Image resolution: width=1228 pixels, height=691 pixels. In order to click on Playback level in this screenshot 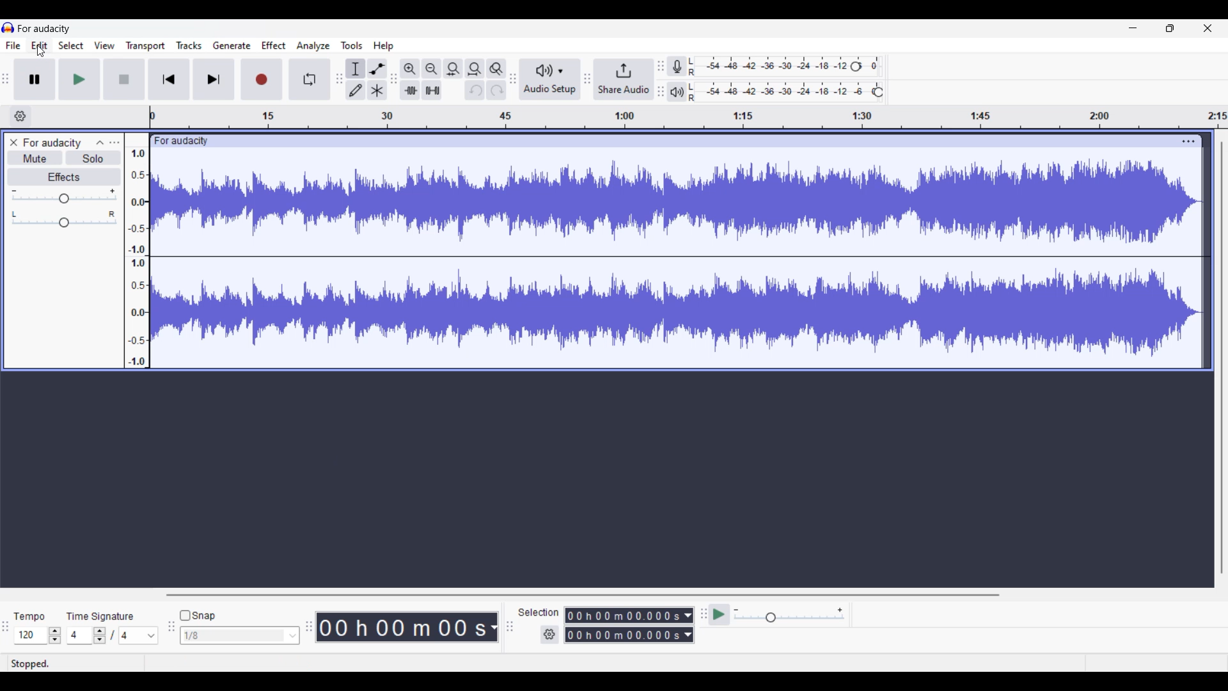, I will do `click(778, 92)`.